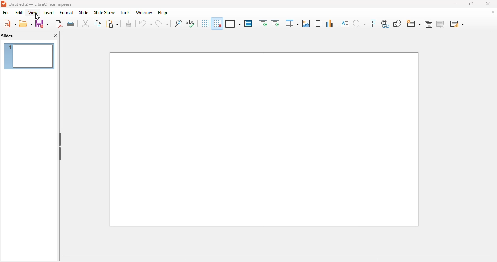 The width and height of the screenshot is (497, 262). What do you see at coordinates (345, 24) in the screenshot?
I see `insert text box` at bounding box center [345, 24].